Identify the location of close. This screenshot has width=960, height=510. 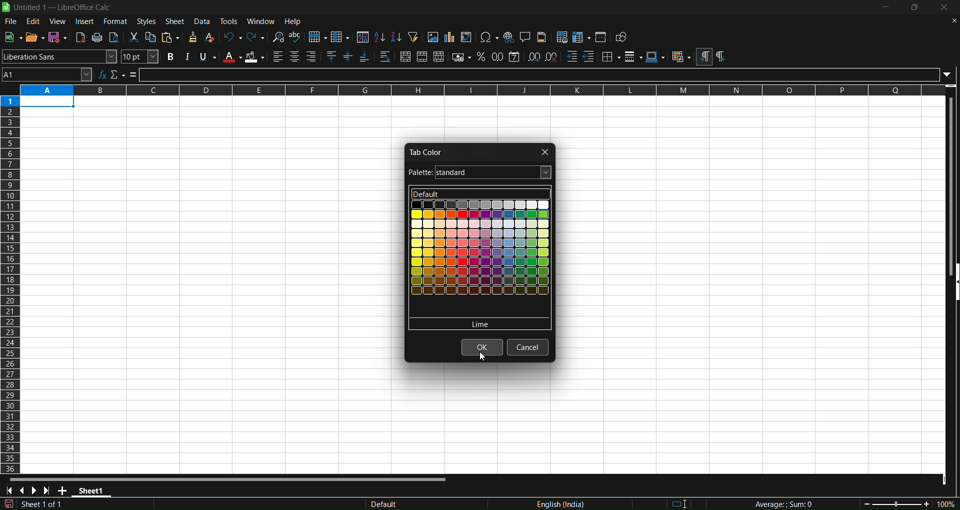
(543, 151).